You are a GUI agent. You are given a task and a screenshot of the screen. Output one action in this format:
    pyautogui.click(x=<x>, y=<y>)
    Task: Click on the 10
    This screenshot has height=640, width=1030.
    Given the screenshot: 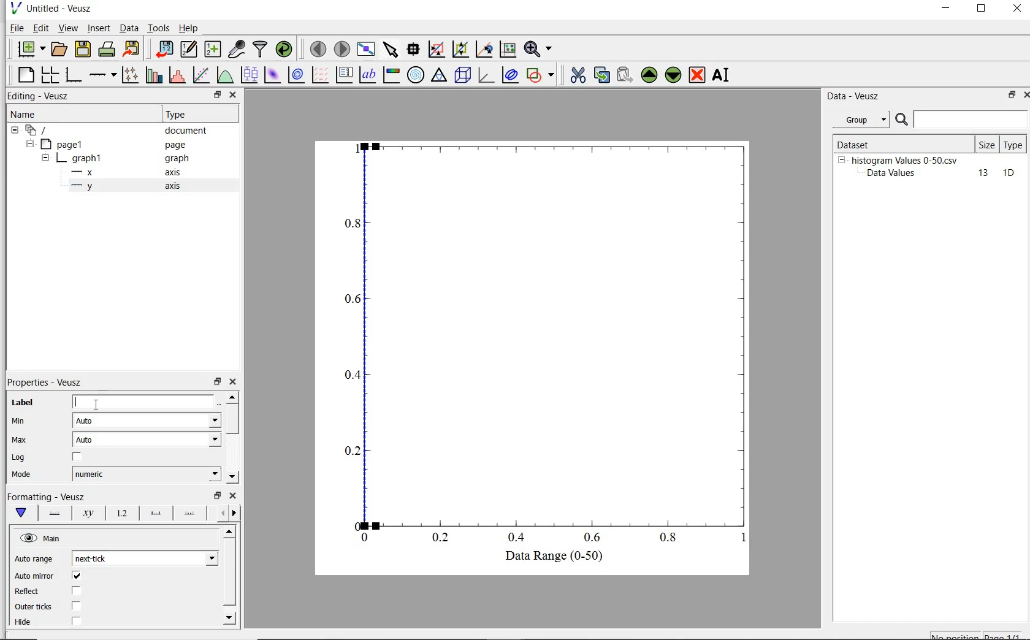 What is the action you would take?
    pyautogui.click(x=1009, y=173)
    